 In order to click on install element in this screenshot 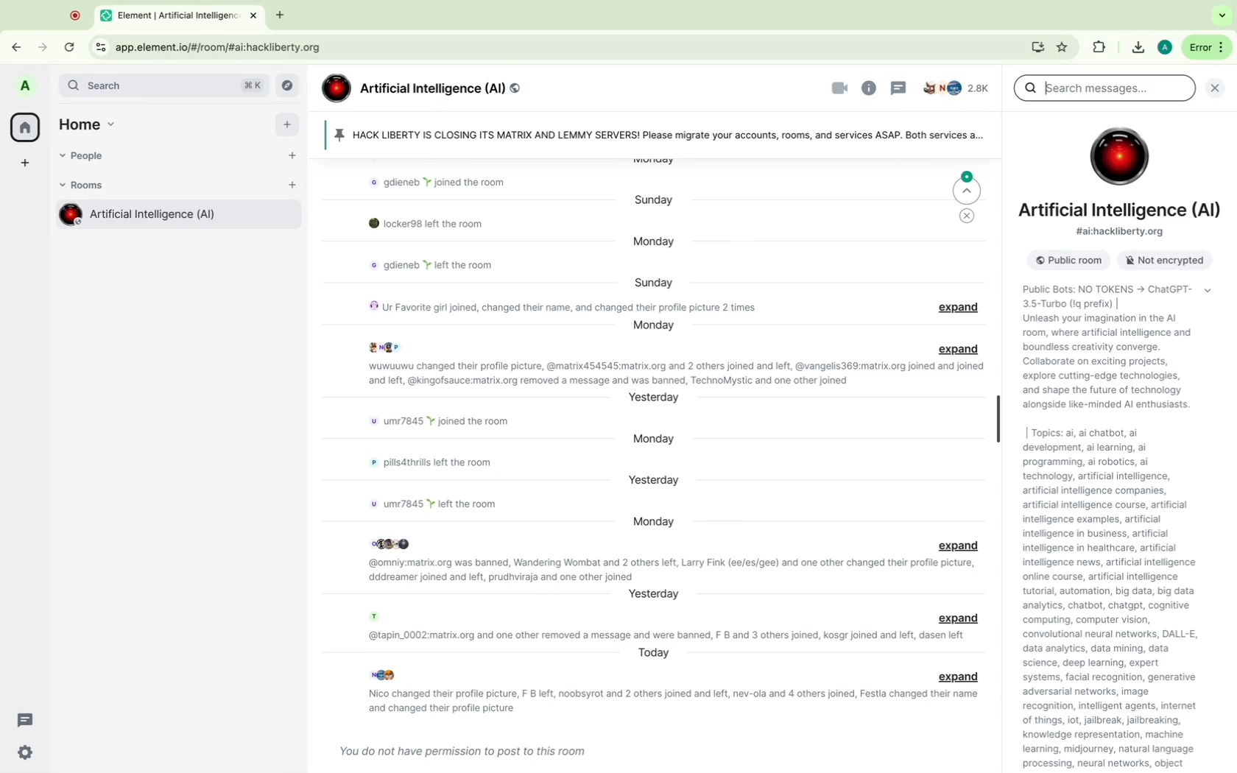, I will do `click(1038, 47)`.